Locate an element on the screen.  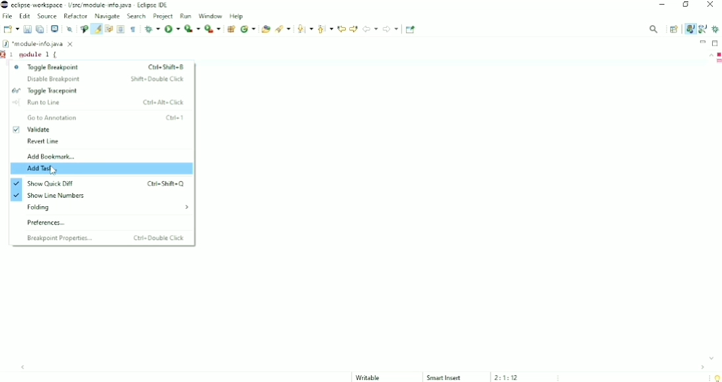
Toggle breadcrumb is located at coordinates (83, 29).